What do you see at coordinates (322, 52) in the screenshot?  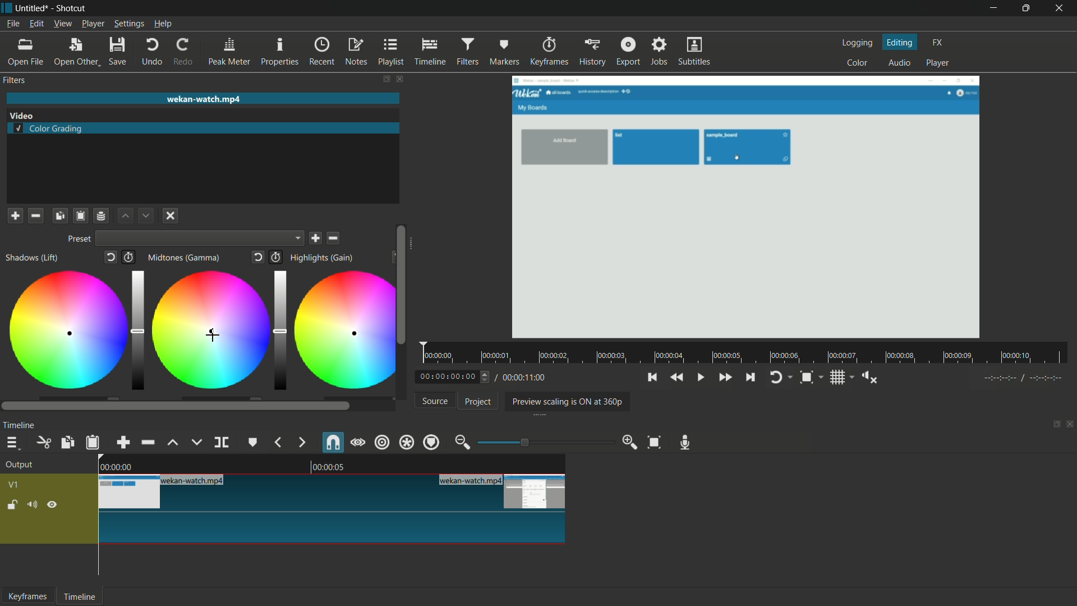 I see `recent` at bounding box center [322, 52].